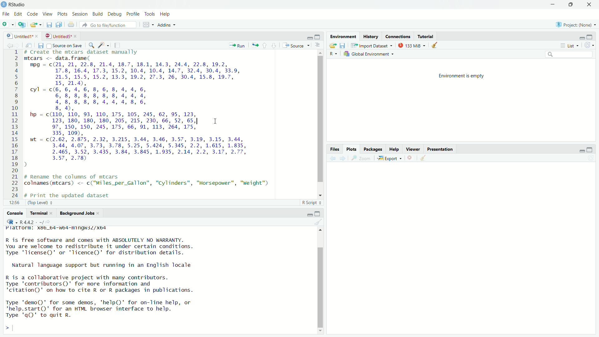 Image resolution: width=599 pixels, height=337 pixels. I want to click on minimise, so click(310, 37).